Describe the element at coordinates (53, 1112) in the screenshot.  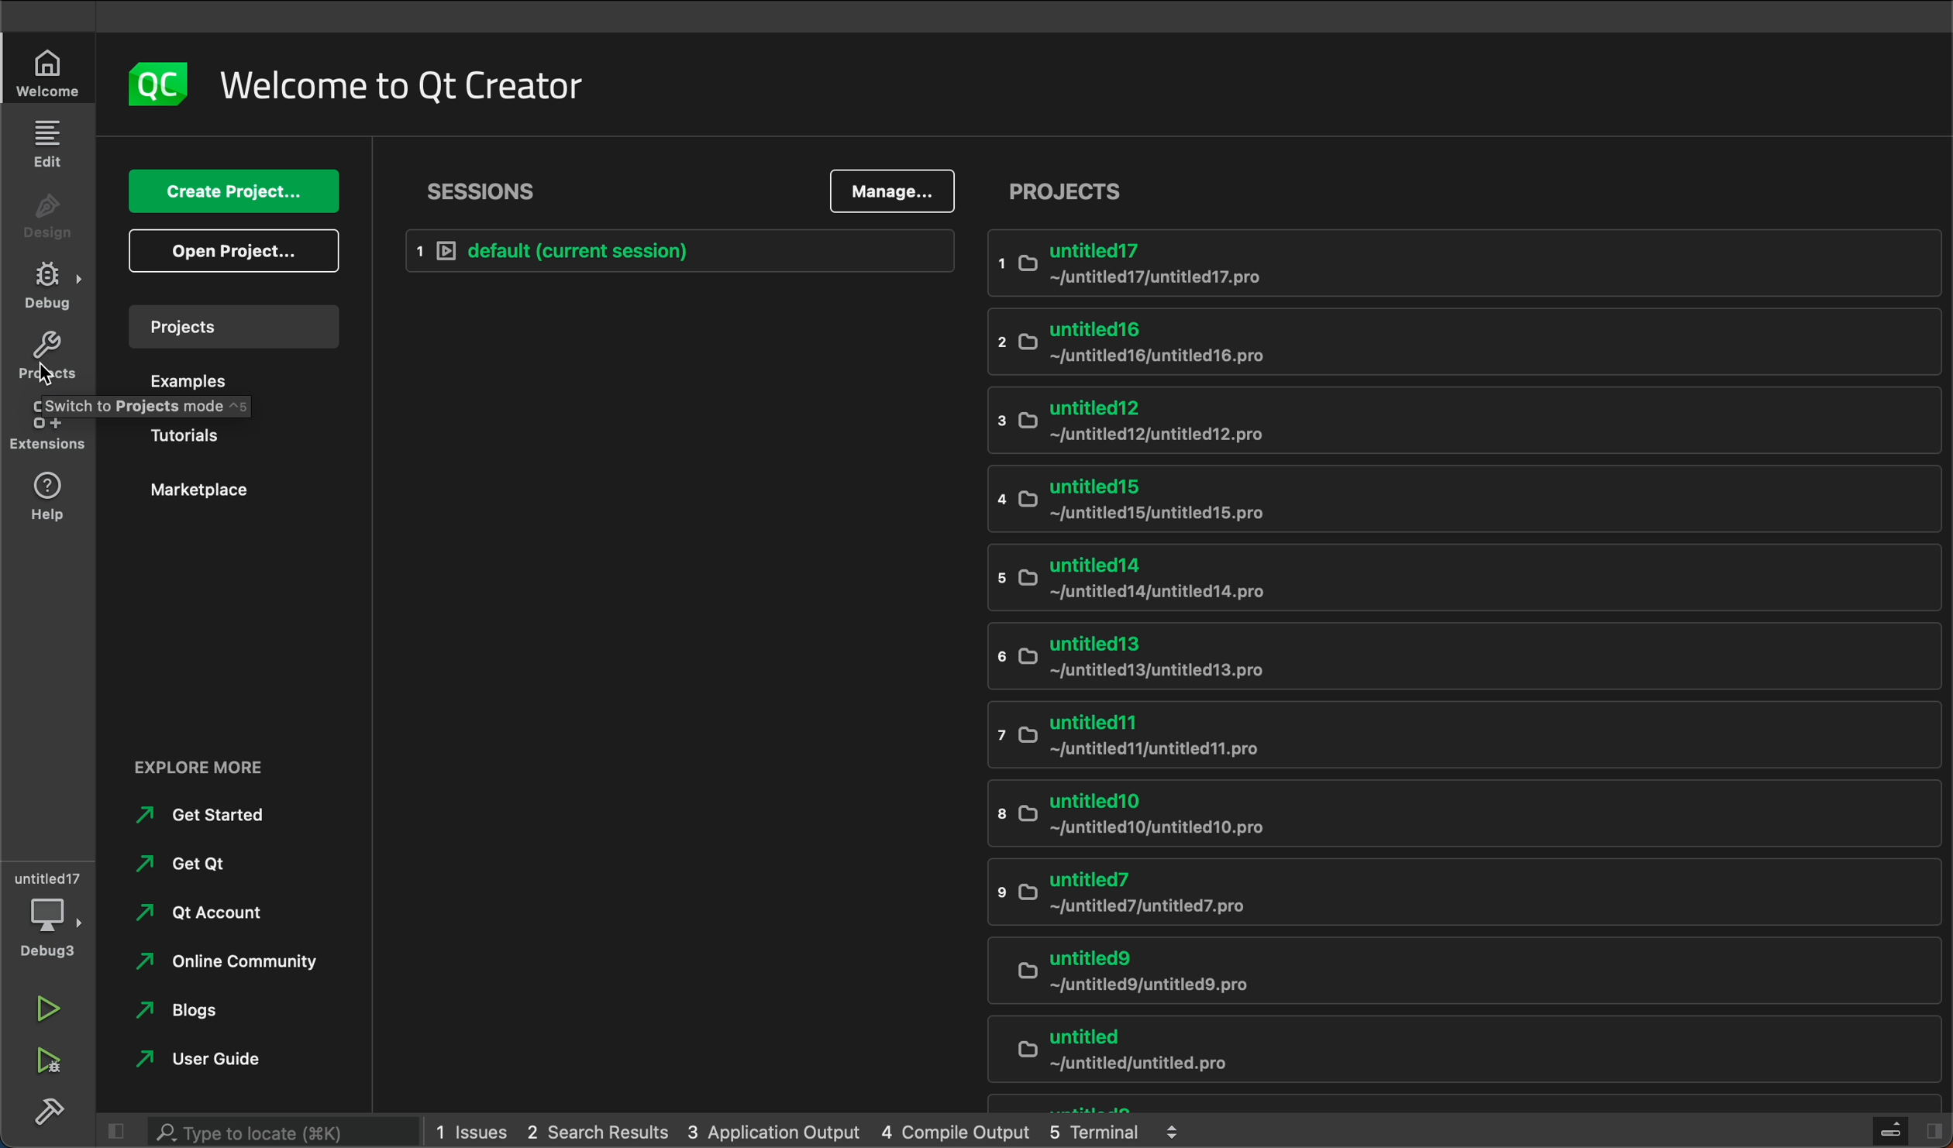
I see `build` at that location.